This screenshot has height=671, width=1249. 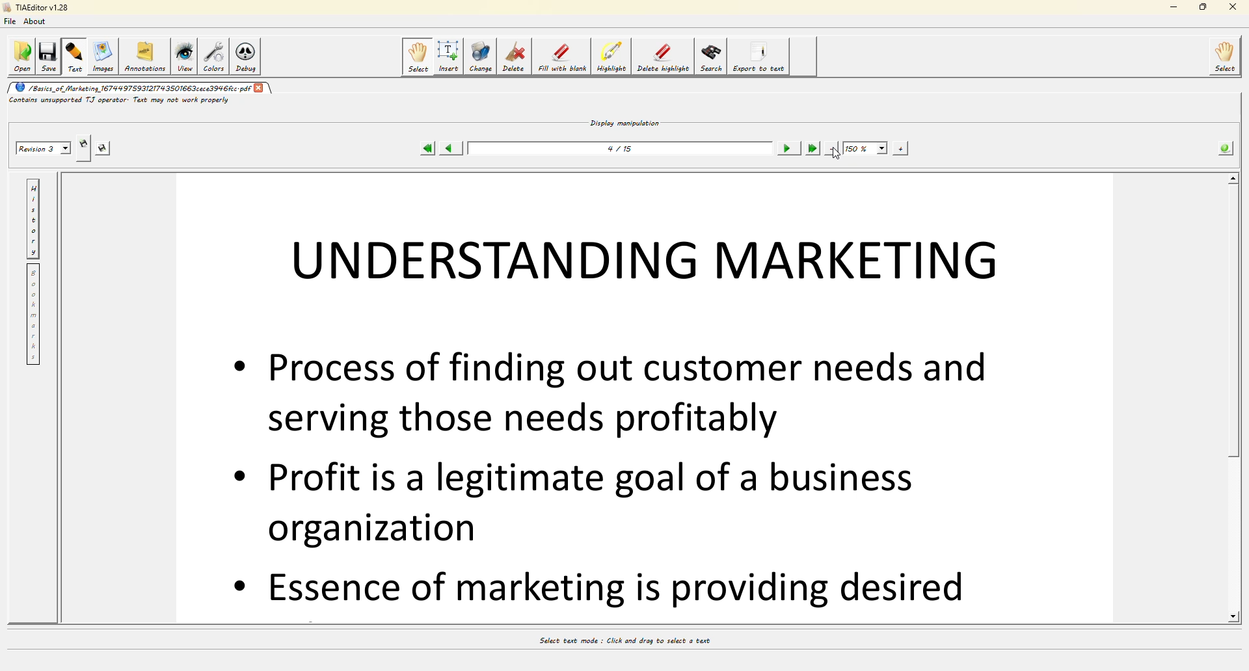 I want to click on pdf, so click(x=131, y=88).